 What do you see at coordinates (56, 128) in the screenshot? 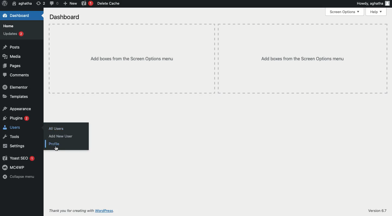
I see `All users` at bounding box center [56, 128].